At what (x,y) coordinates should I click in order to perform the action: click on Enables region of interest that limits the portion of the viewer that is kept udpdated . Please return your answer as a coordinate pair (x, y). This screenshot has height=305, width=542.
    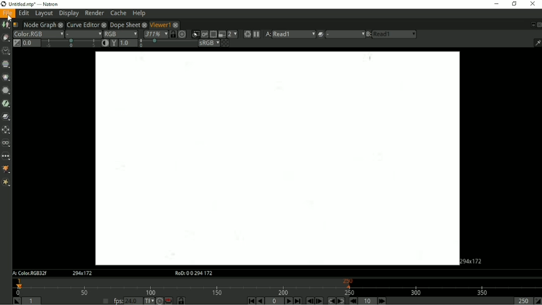
    Looking at the image, I should click on (213, 34).